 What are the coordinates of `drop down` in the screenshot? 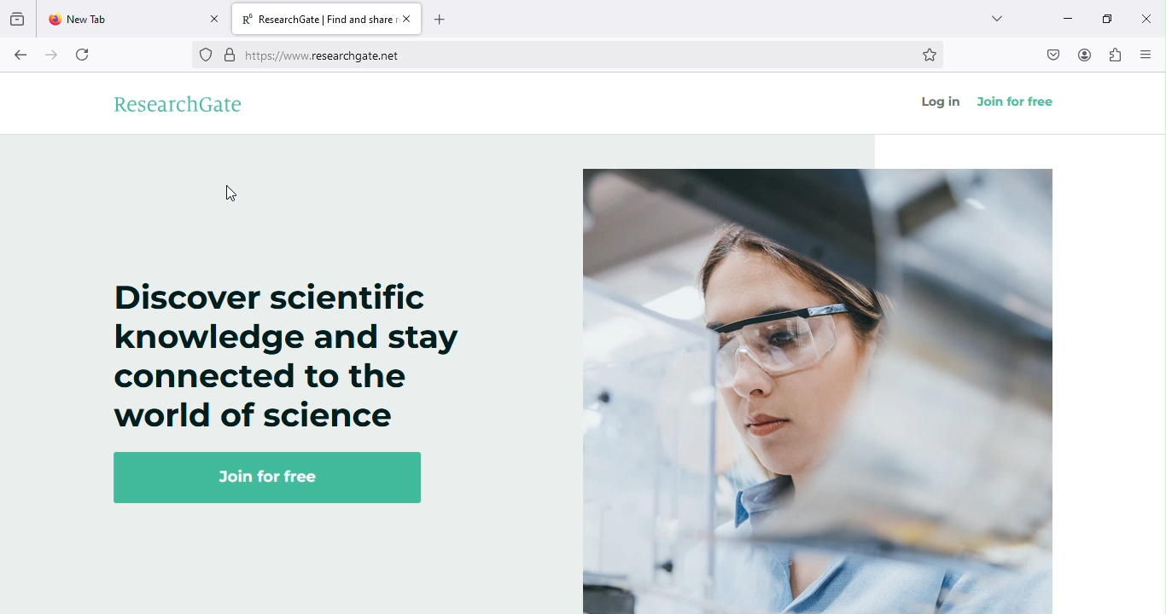 It's located at (994, 20).